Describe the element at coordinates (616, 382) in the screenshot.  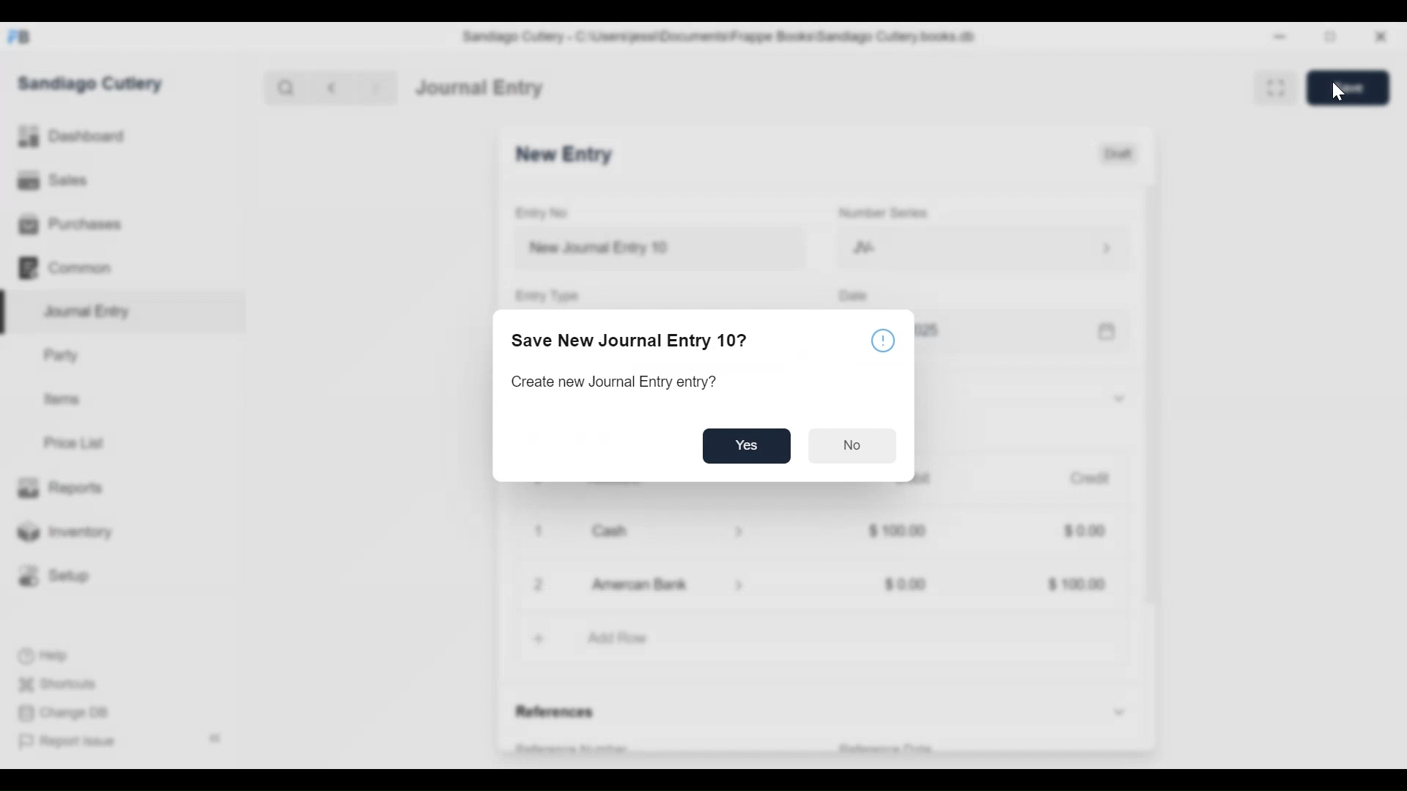
I see `Create new Journal Entry entry?` at that location.